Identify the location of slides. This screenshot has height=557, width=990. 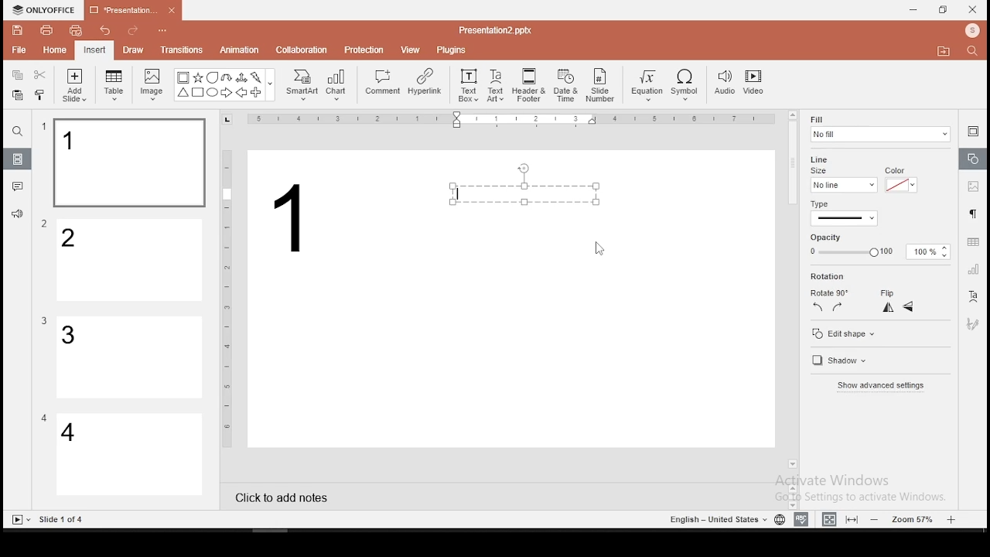
(19, 159).